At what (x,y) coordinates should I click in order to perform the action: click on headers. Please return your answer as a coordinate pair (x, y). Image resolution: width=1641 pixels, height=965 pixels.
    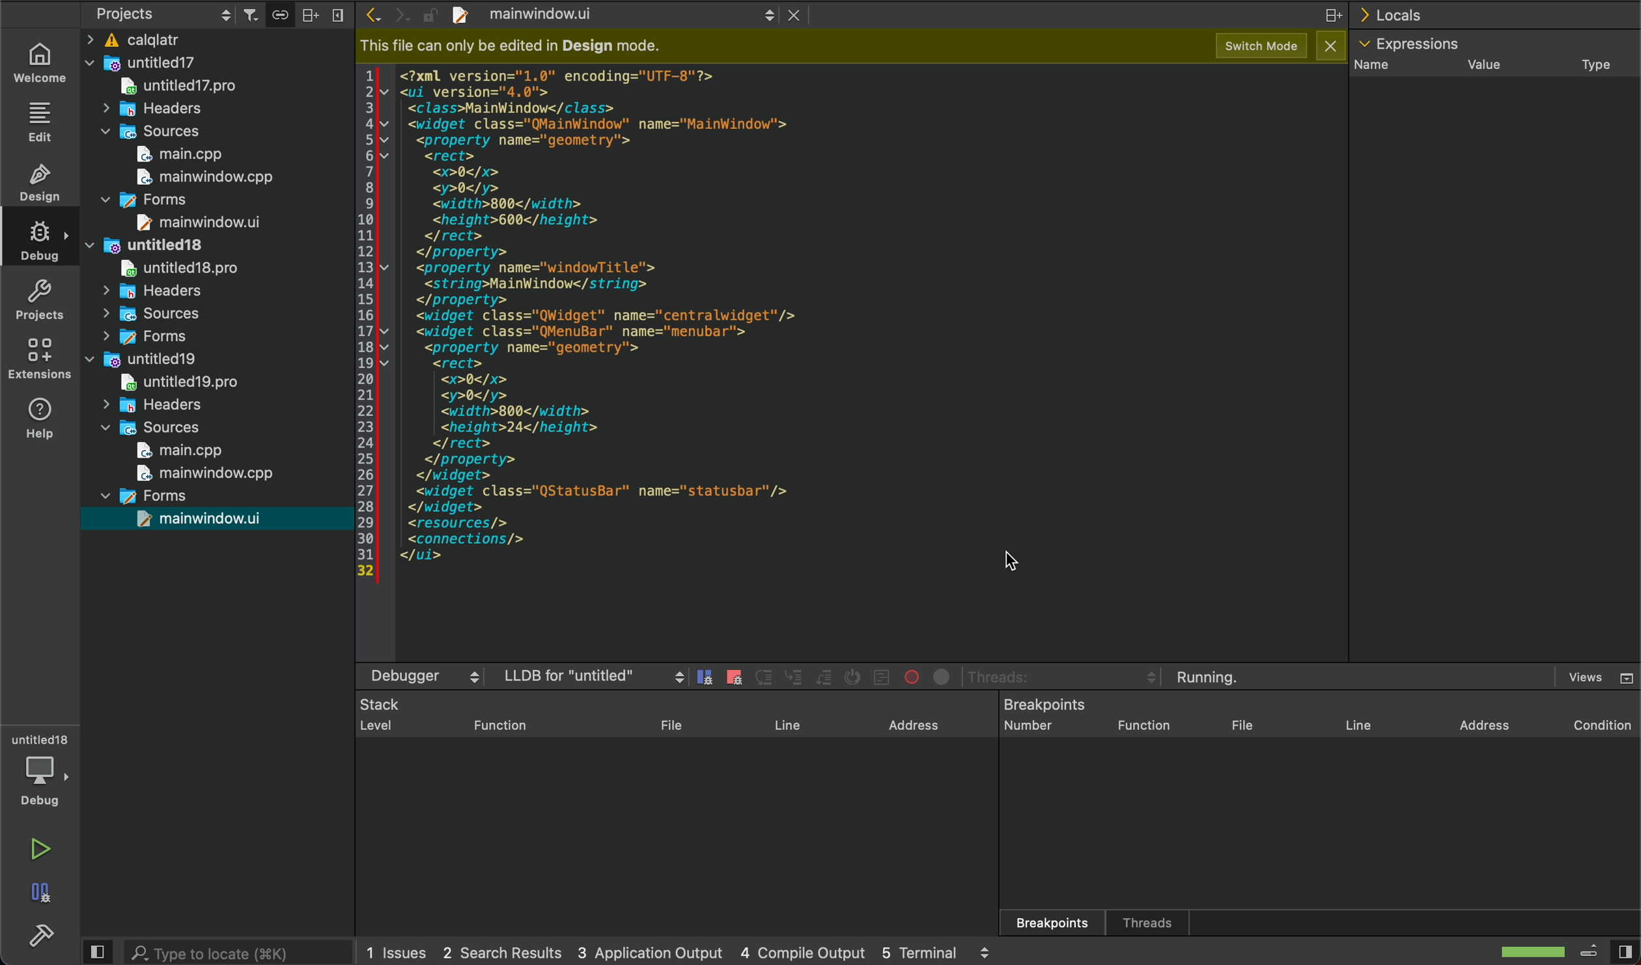
    Looking at the image, I should click on (169, 407).